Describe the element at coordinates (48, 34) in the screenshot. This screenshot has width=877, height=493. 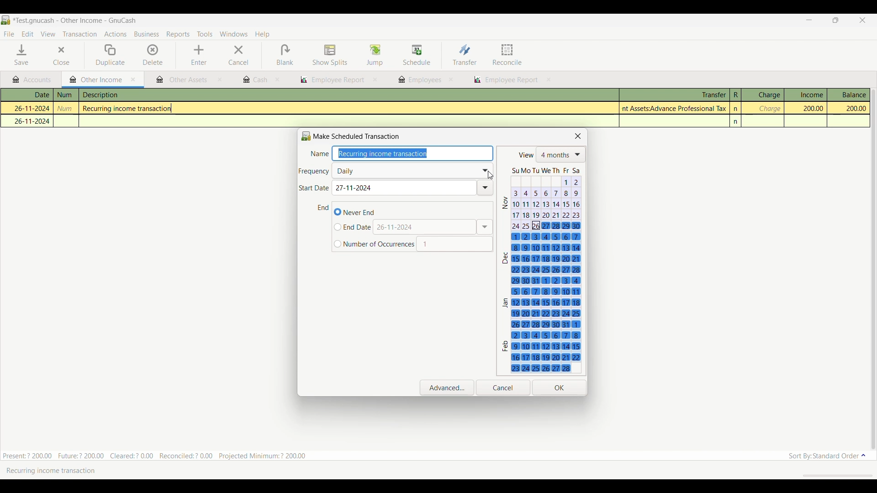
I see `View menu` at that location.